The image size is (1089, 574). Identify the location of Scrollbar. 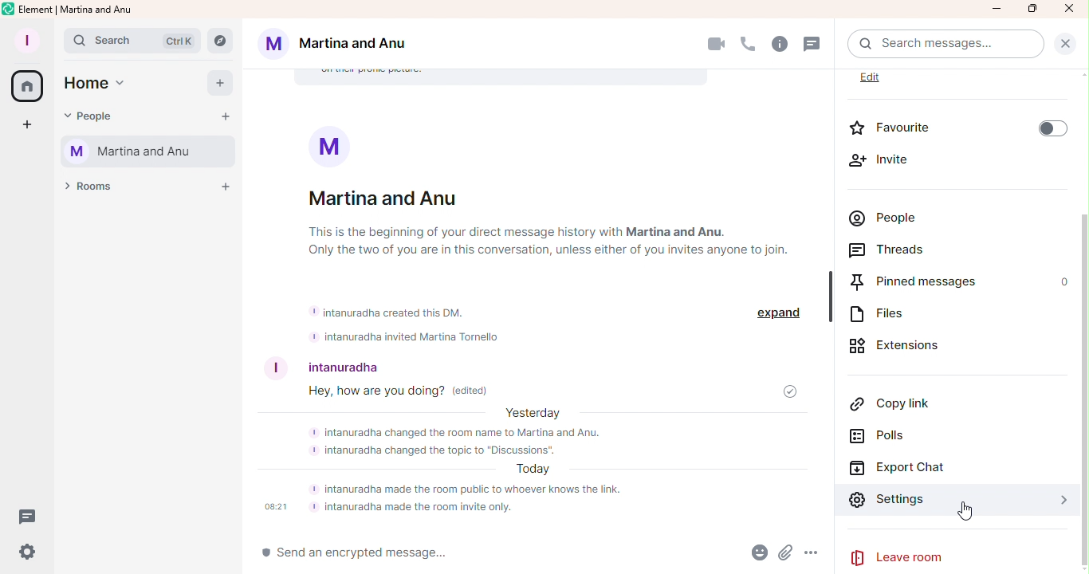
(1081, 337).